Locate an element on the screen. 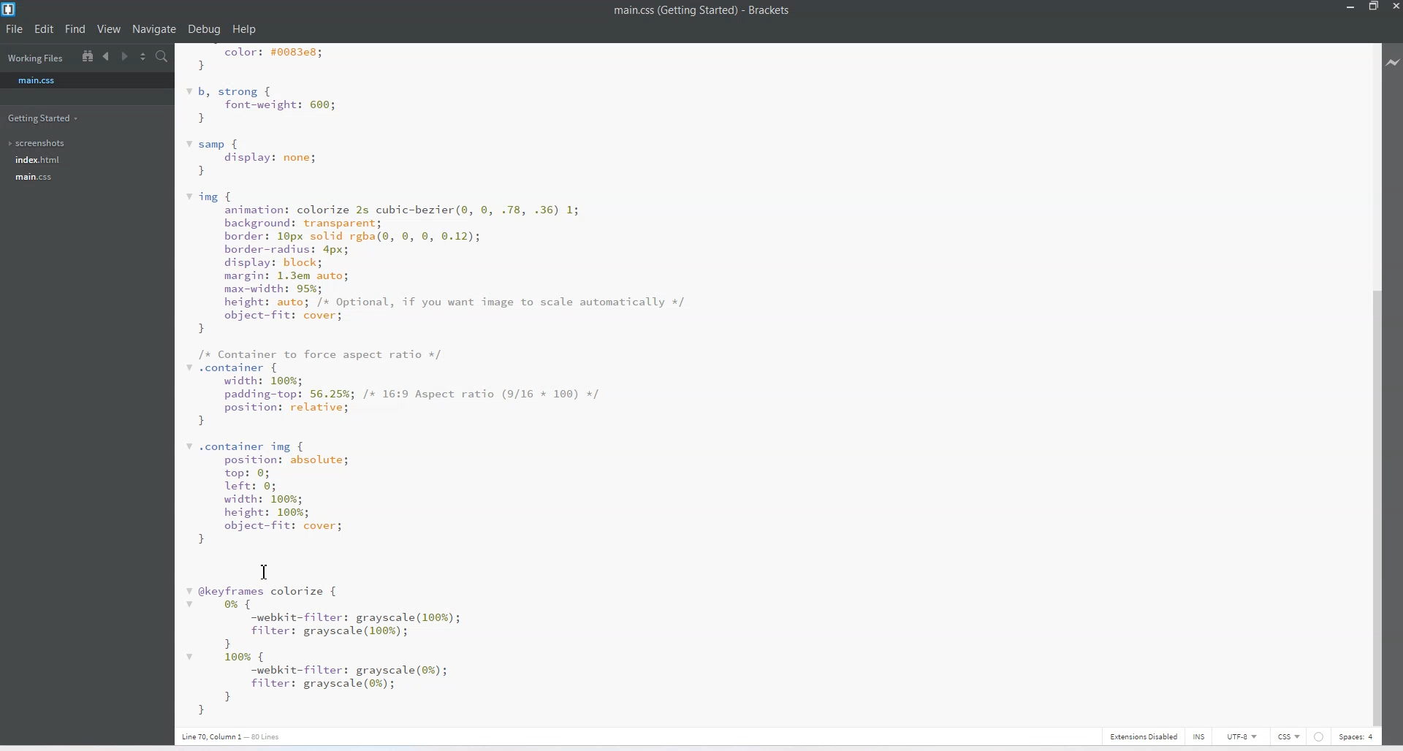 Image resolution: width=1403 pixels, height=751 pixels. Working Files is located at coordinates (35, 59).